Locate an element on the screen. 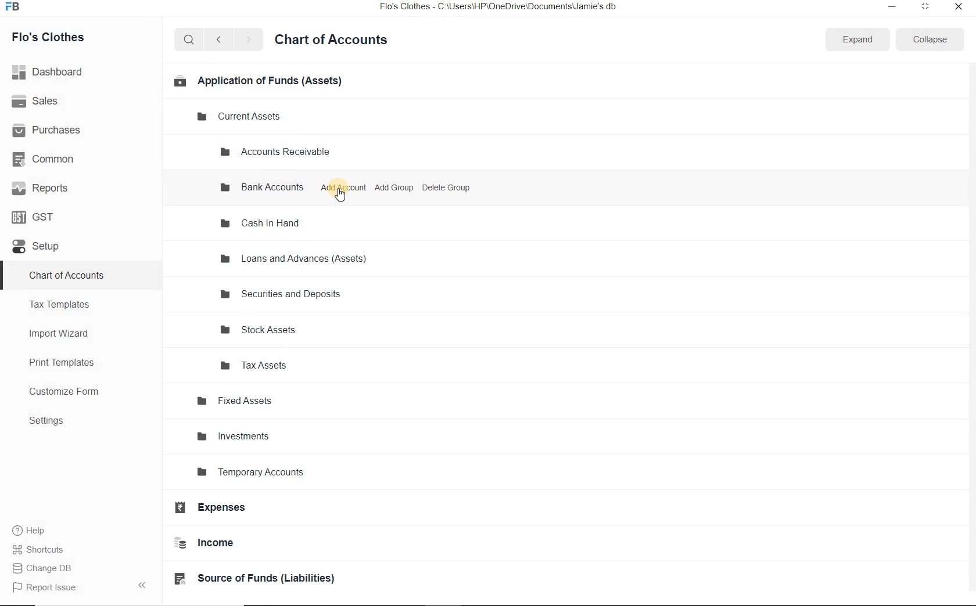  help is located at coordinates (29, 531).